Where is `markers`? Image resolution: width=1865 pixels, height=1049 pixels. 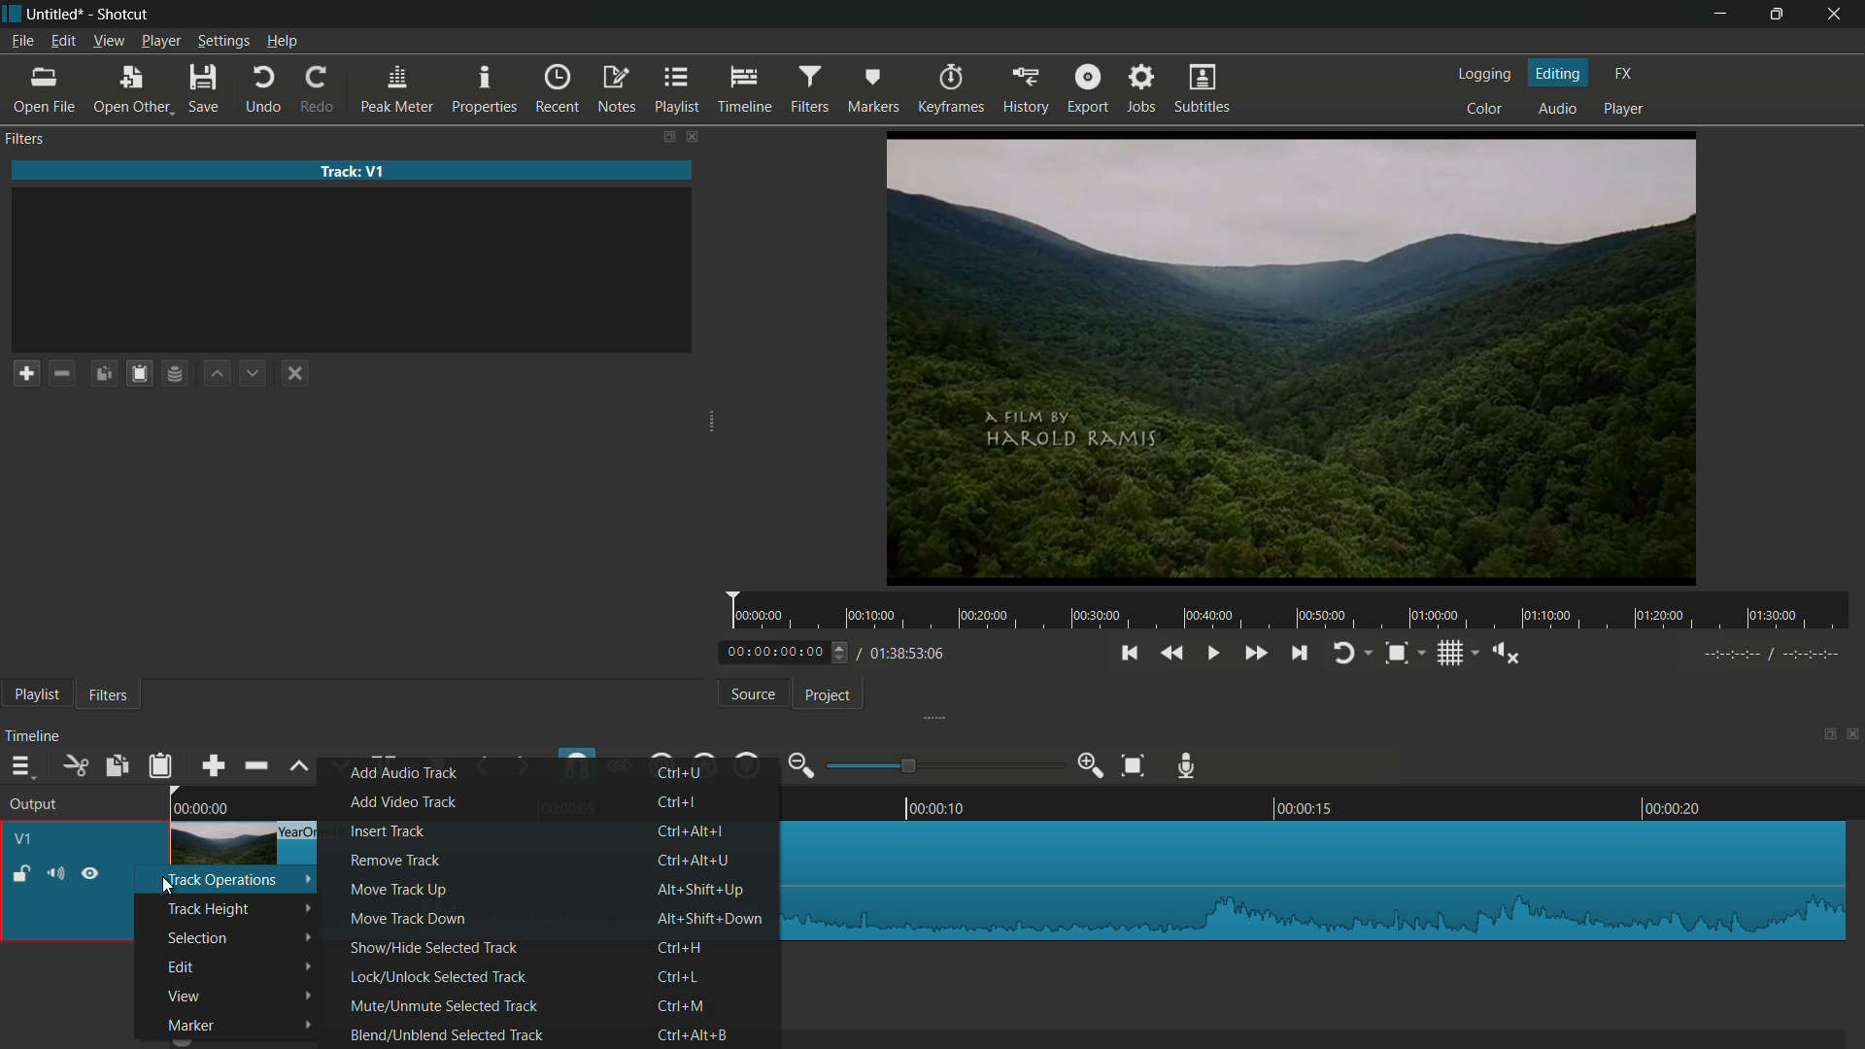 markers is located at coordinates (871, 90).